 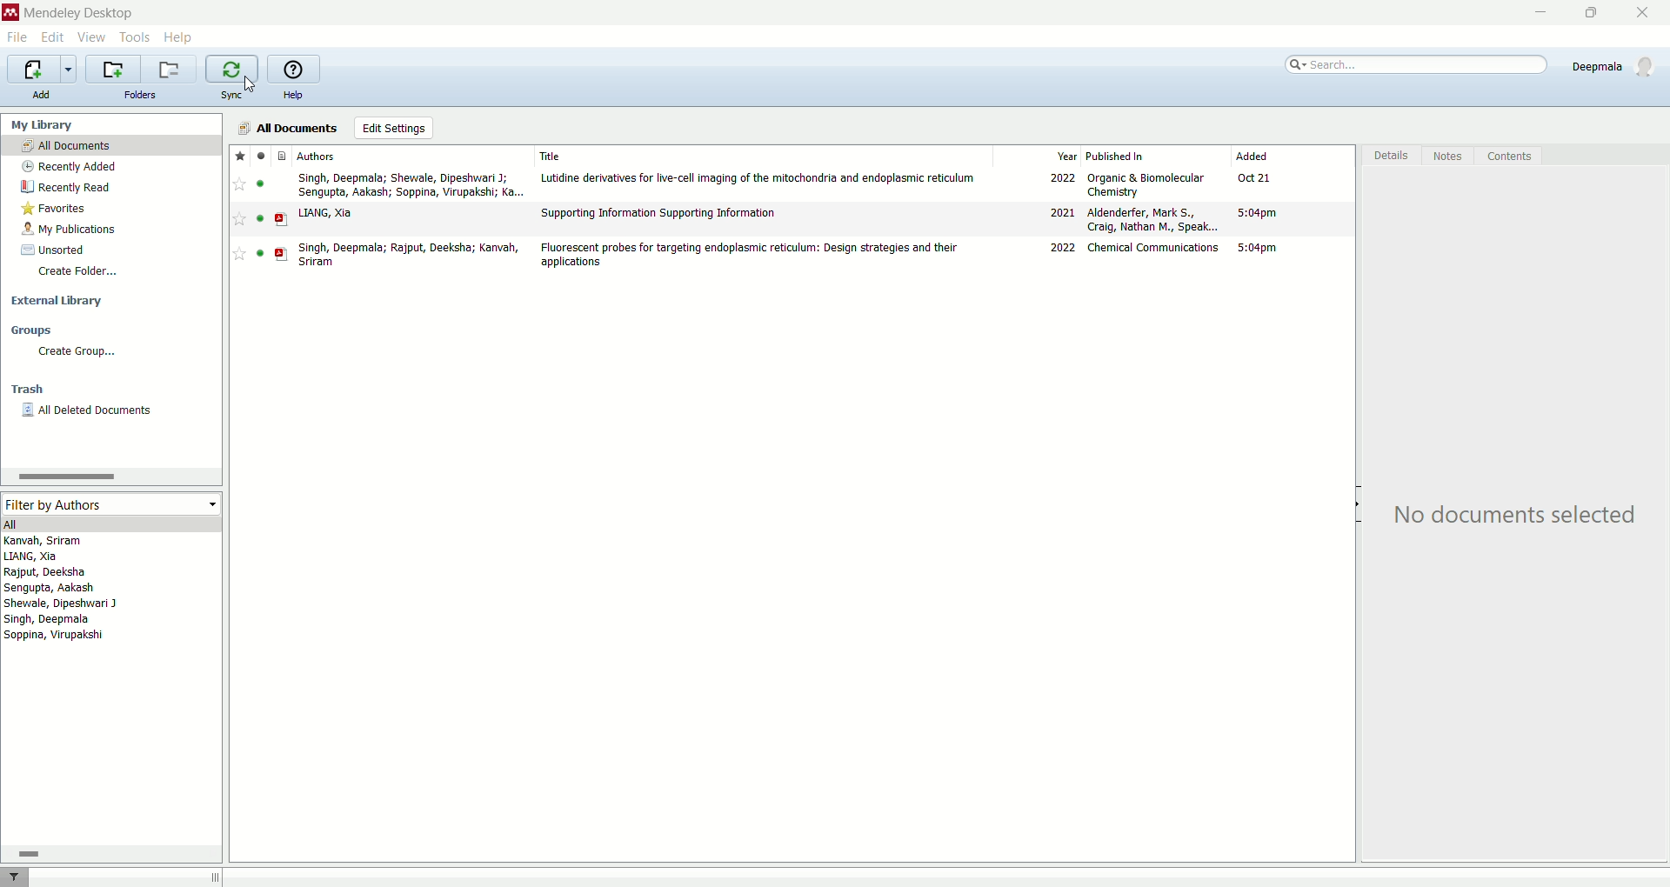 What do you see at coordinates (15, 877) in the screenshot?
I see `filter` at bounding box center [15, 877].